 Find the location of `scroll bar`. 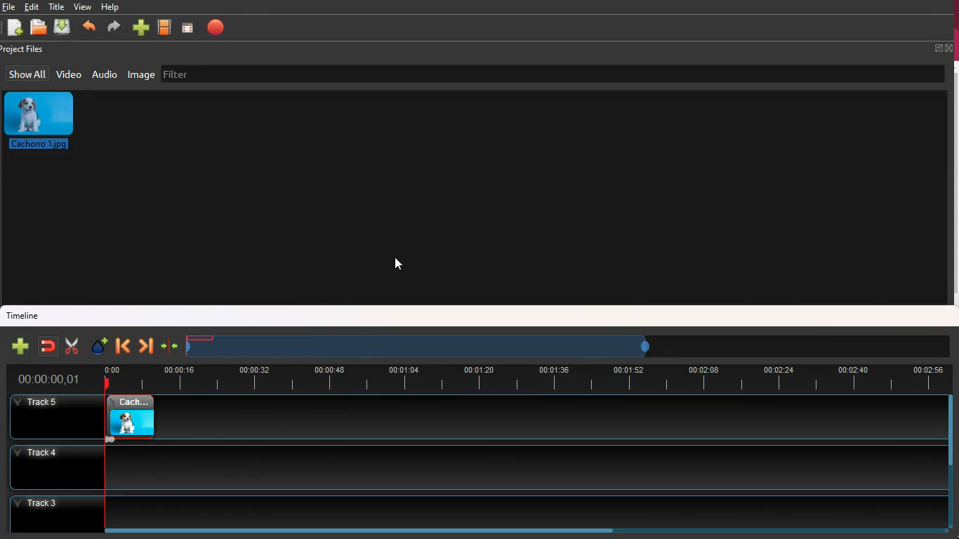

scroll bar is located at coordinates (361, 530).